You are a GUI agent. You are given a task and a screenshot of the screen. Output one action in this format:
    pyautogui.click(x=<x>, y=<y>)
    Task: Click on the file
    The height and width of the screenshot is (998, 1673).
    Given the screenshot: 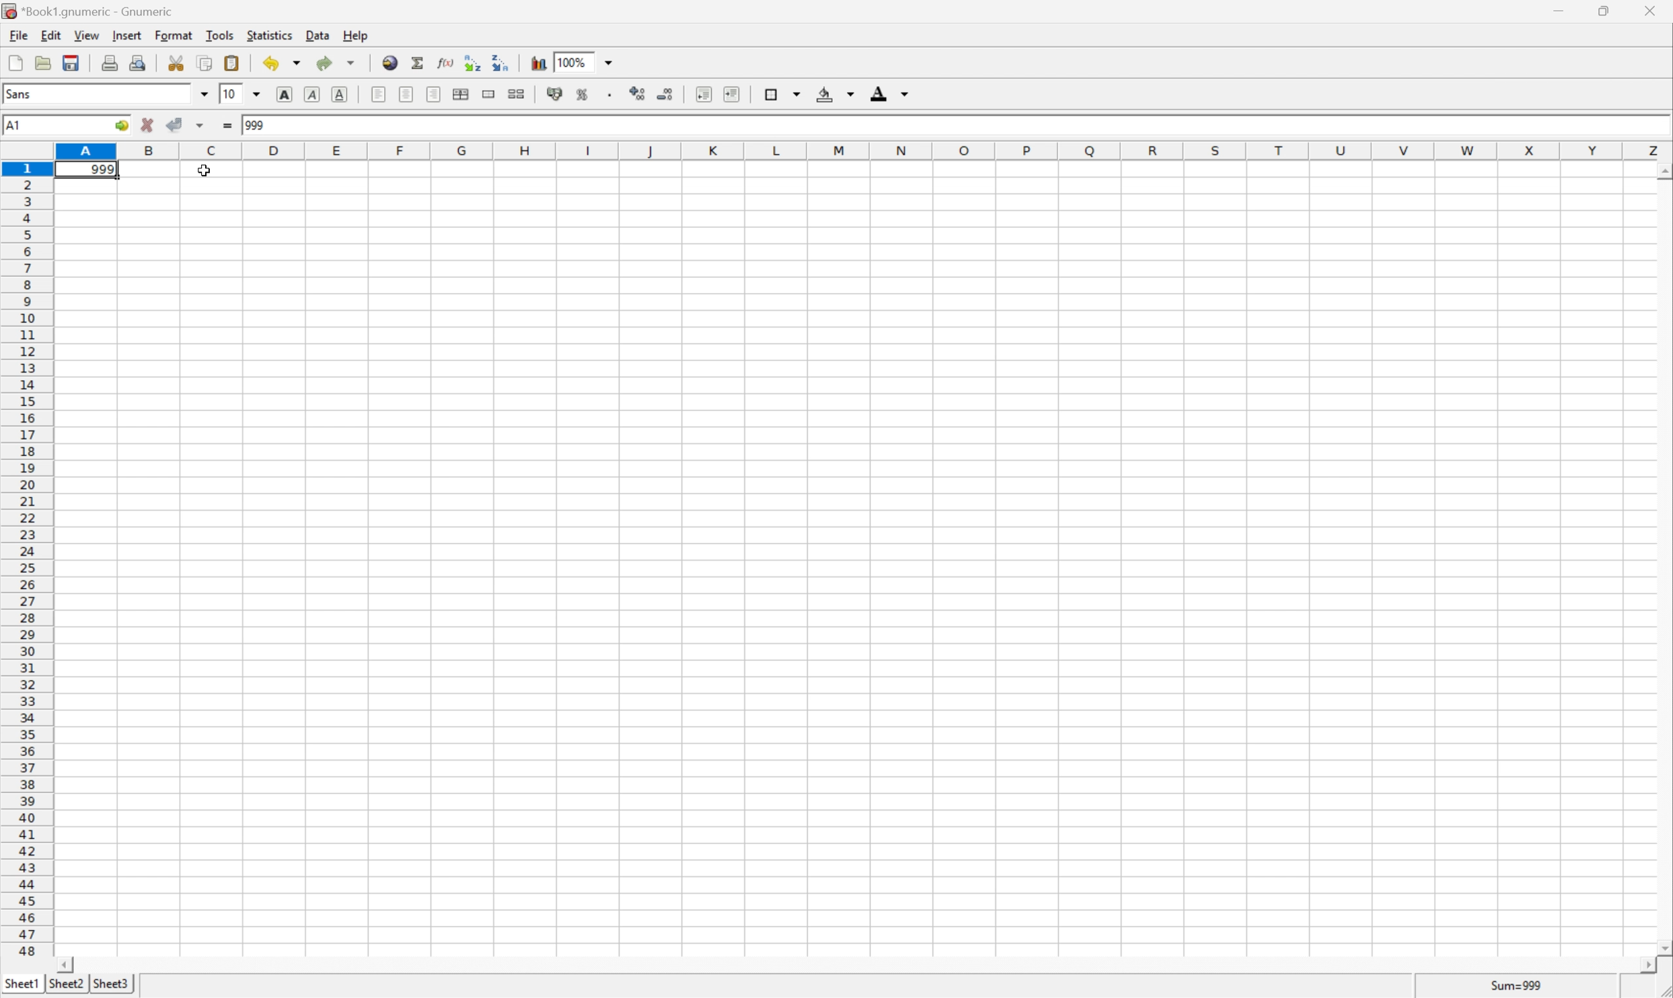 What is the action you would take?
    pyautogui.click(x=16, y=36)
    